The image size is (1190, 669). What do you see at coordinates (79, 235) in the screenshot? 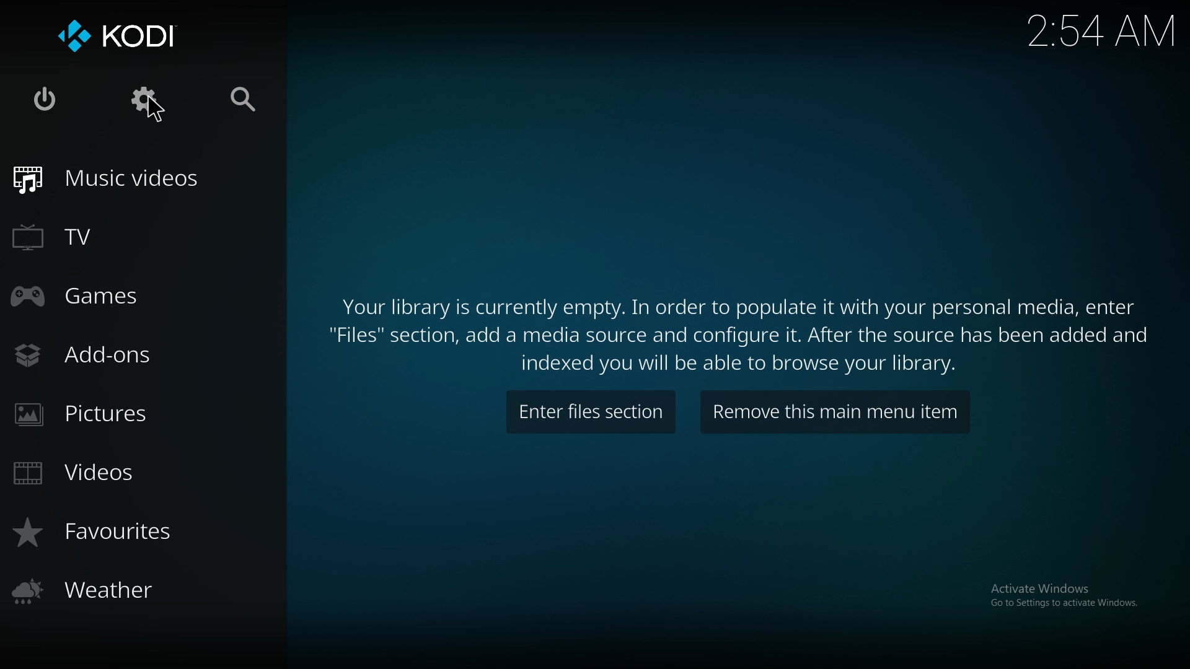
I see `tv` at bounding box center [79, 235].